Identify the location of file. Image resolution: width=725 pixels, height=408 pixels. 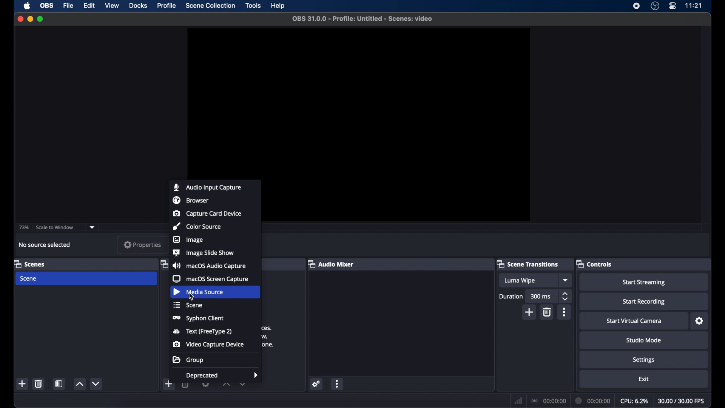
(68, 6).